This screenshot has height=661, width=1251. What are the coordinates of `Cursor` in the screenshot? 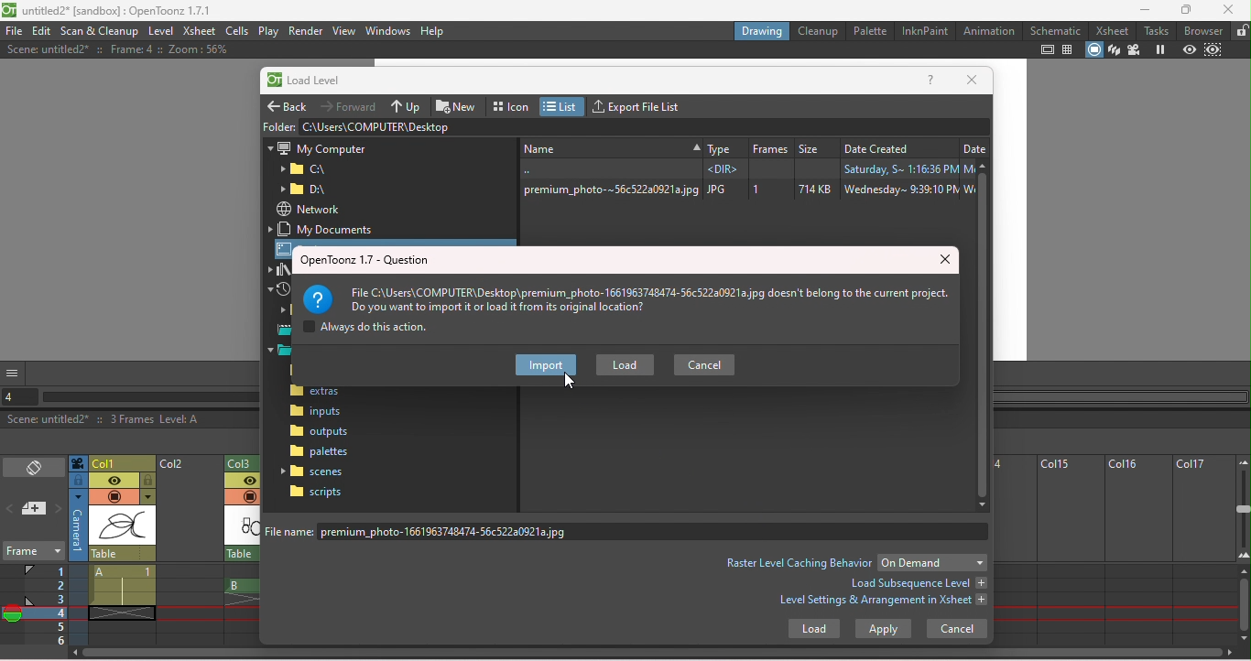 It's located at (569, 382).